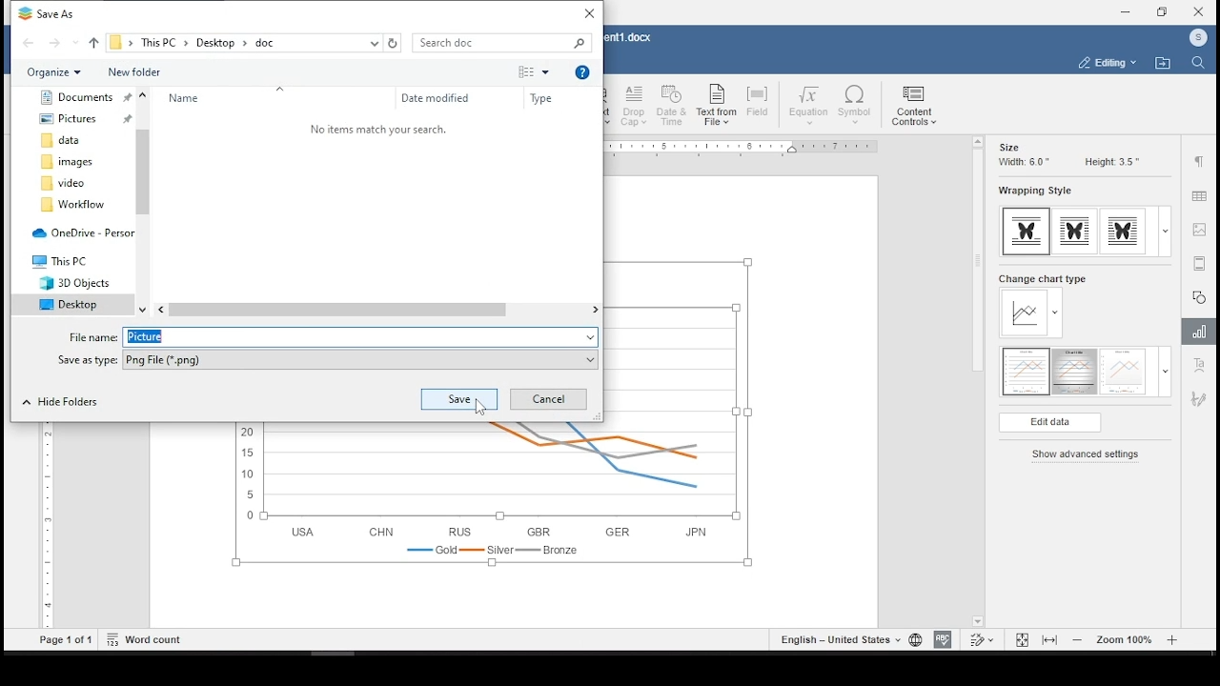  I want to click on Date modified, so click(437, 100).